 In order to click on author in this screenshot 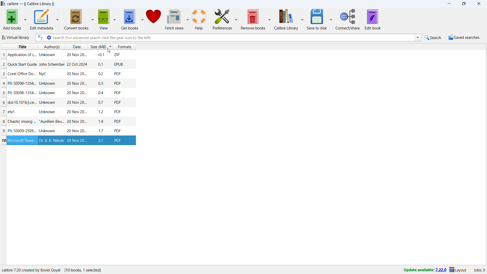, I will do `click(48, 55)`.